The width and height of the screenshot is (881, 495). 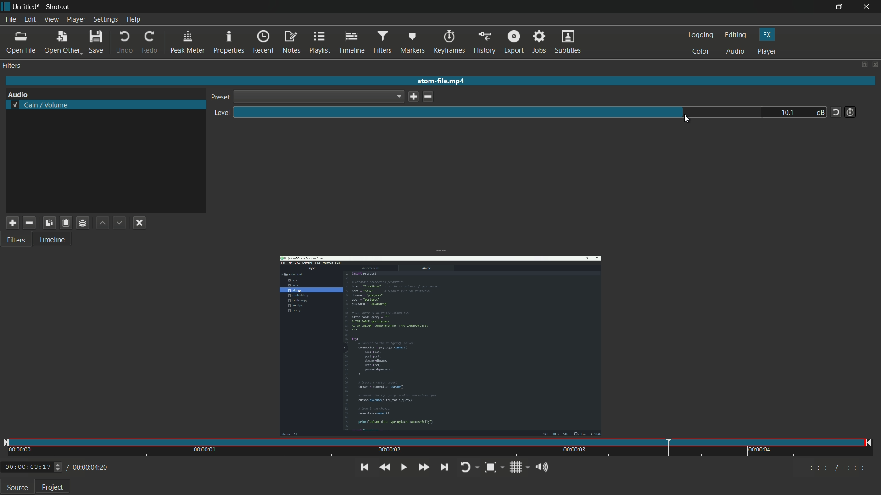 What do you see at coordinates (569, 43) in the screenshot?
I see `subtitles` at bounding box center [569, 43].